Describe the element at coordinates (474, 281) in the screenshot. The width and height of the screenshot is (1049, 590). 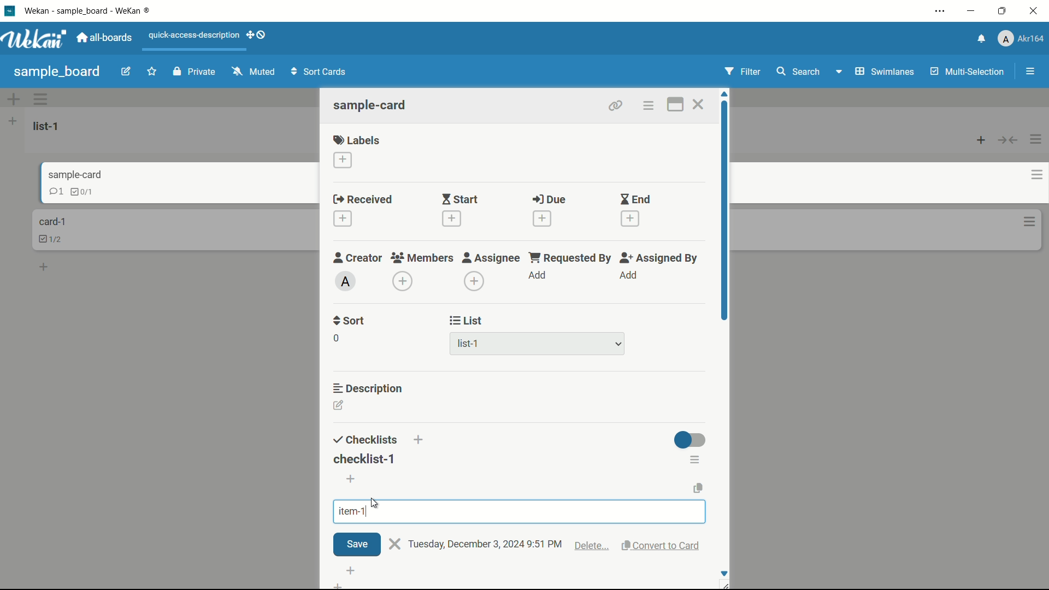
I see `dd assignee` at that location.